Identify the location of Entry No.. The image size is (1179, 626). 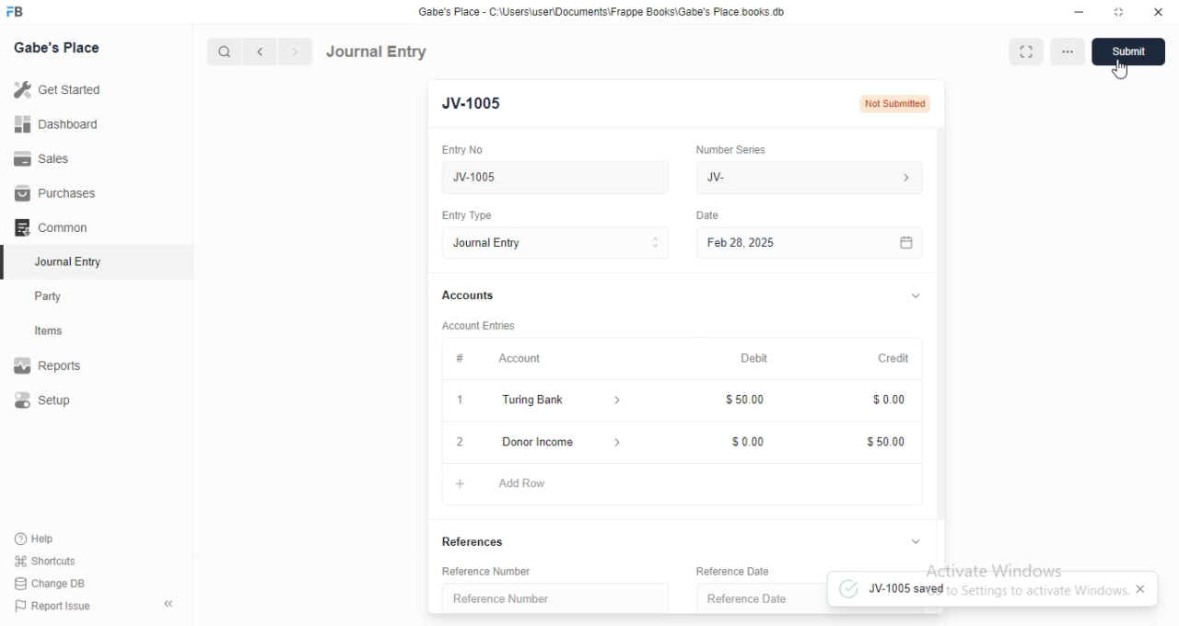
(468, 150).